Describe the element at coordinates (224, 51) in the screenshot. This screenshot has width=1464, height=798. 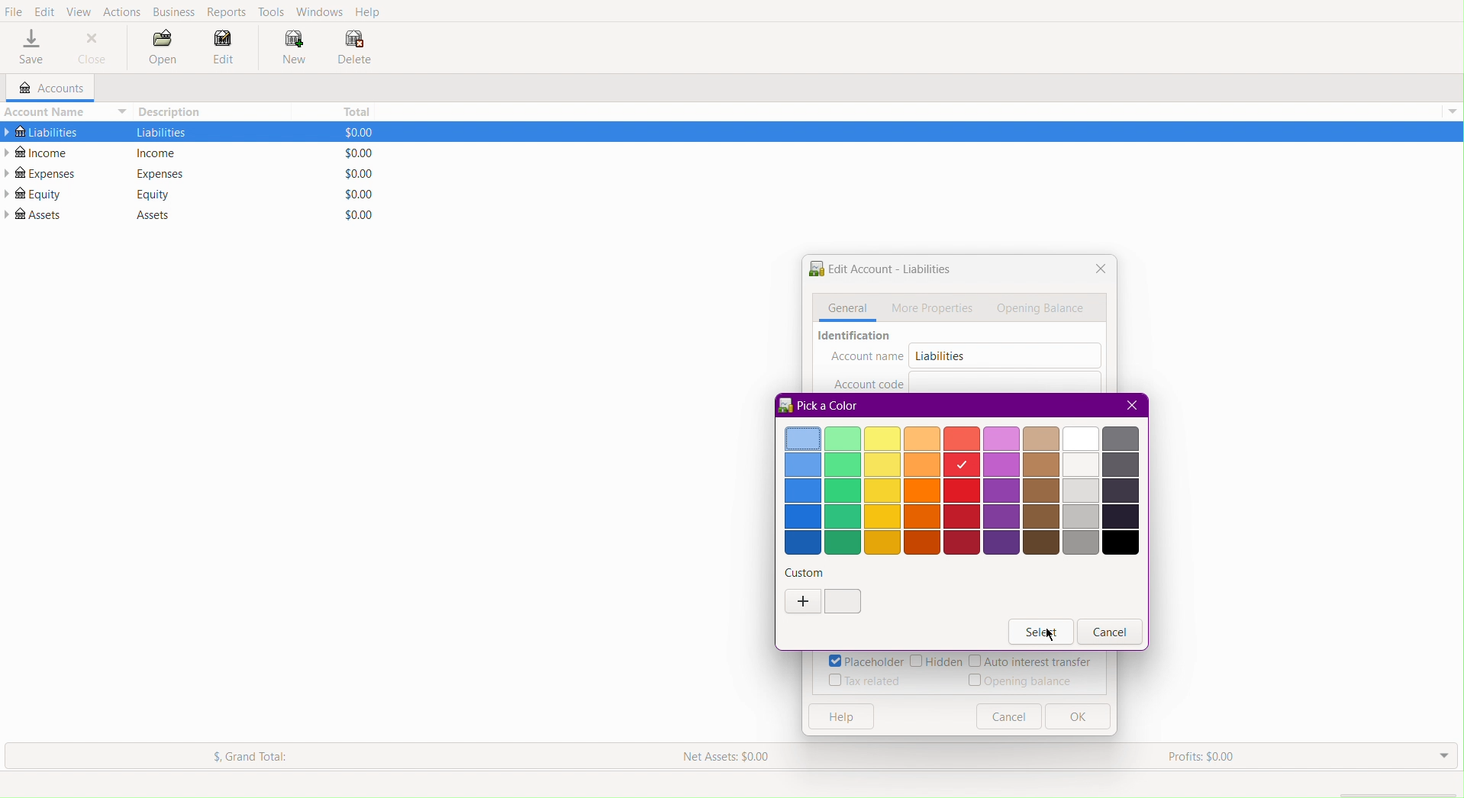
I see `Edit` at that location.